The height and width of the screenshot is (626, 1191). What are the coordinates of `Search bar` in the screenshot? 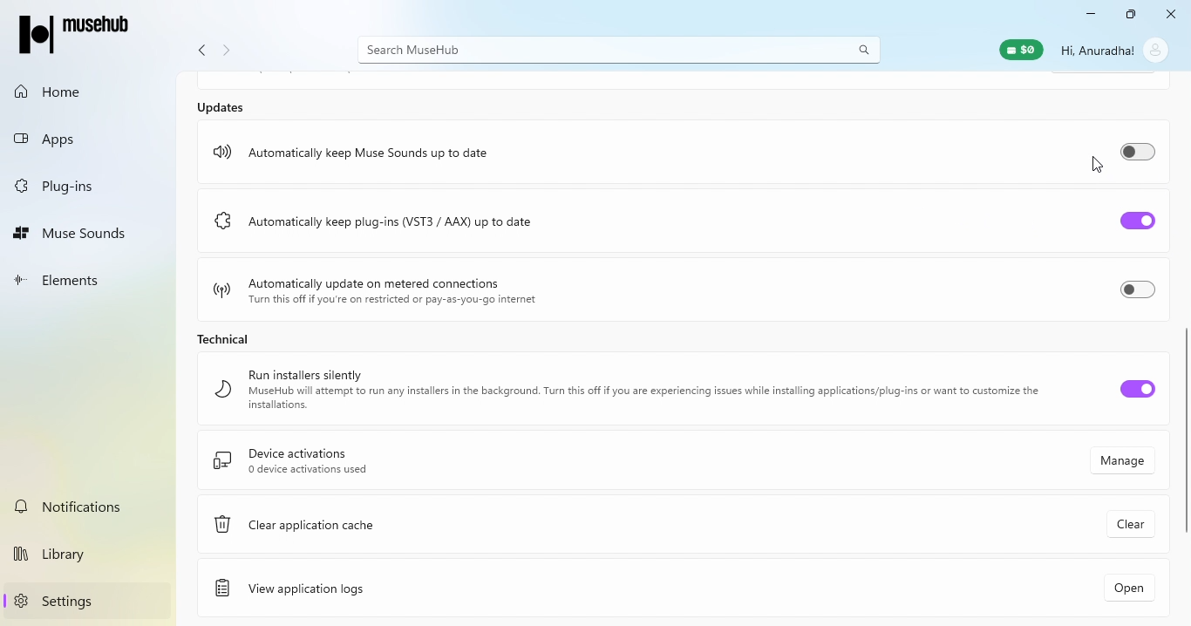 It's located at (619, 49).